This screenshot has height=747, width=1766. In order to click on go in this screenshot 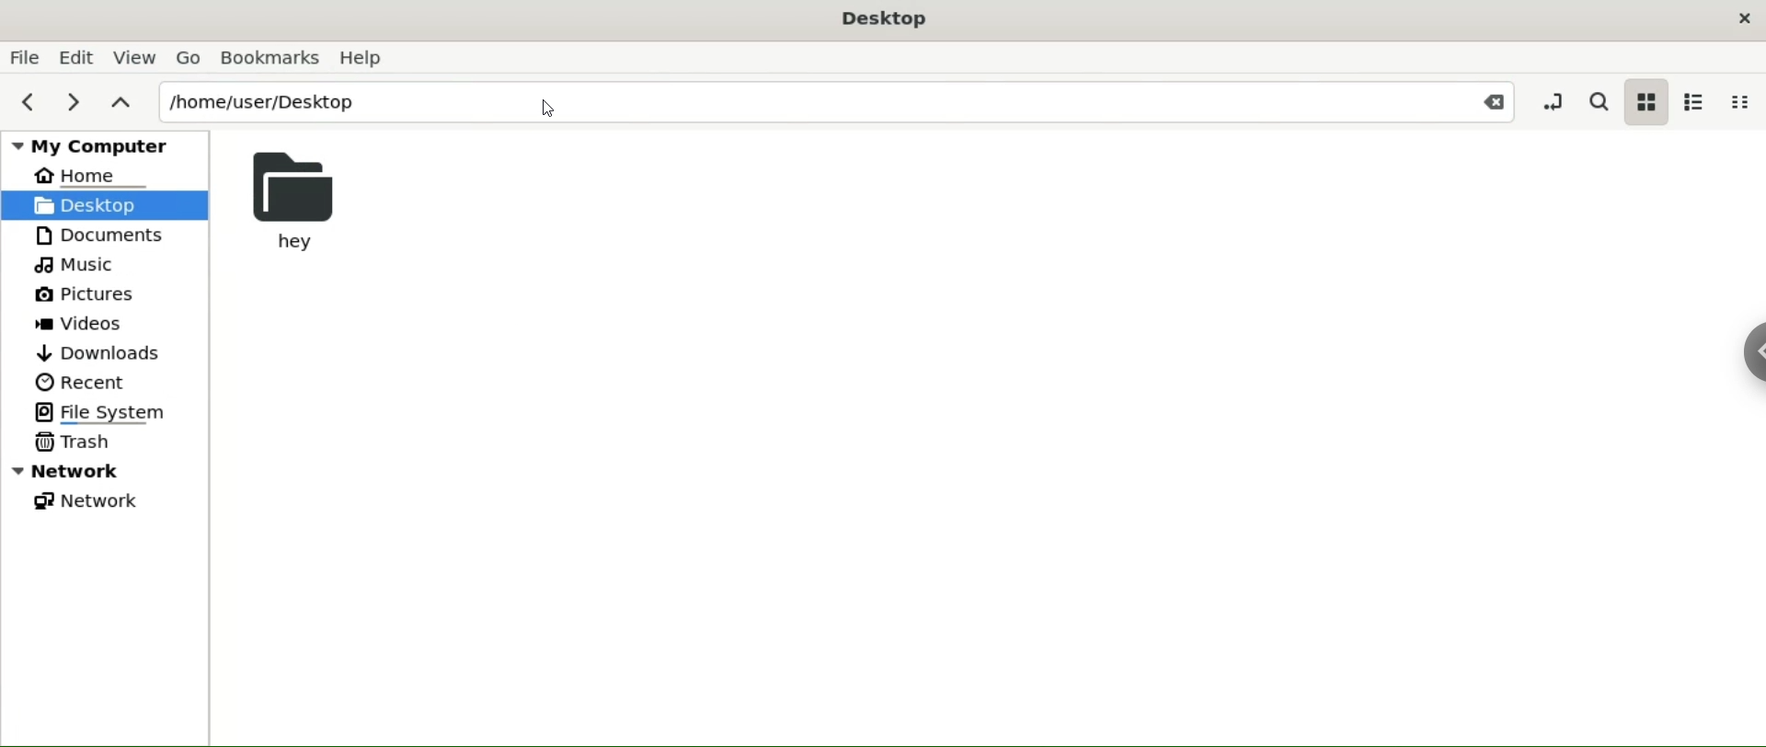, I will do `click(189, 58)`.